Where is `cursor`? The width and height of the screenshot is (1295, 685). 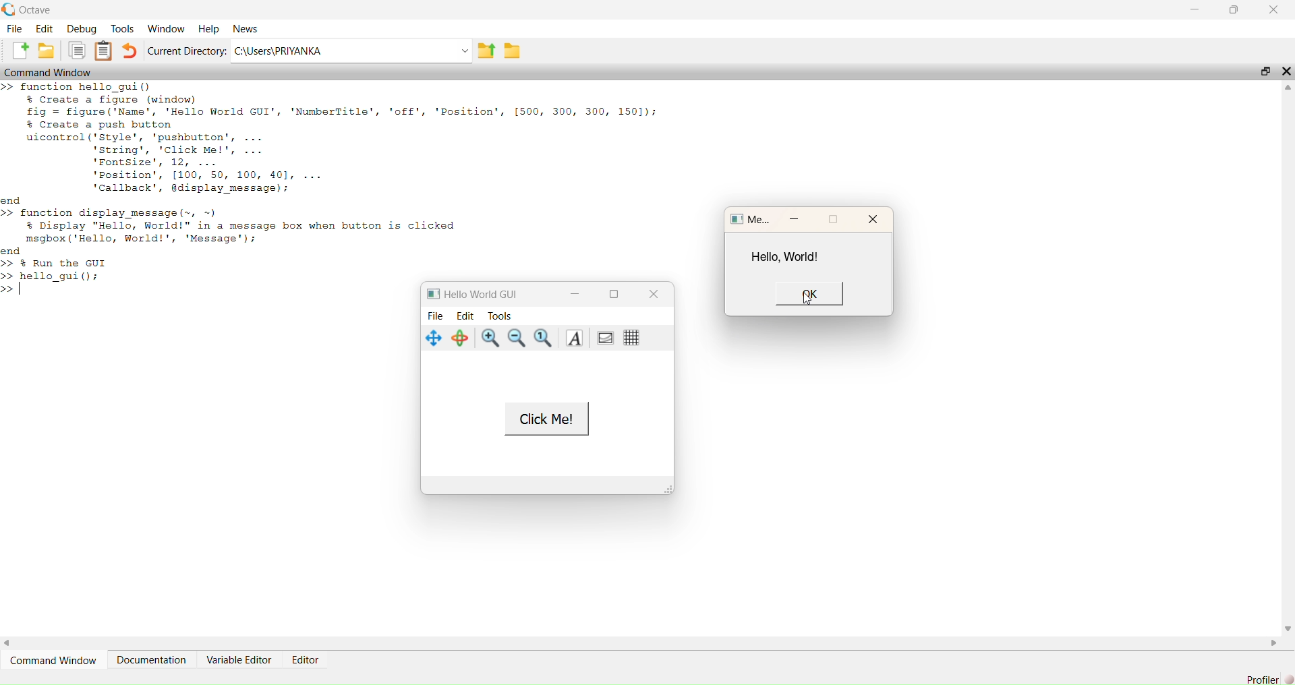
cursor is located at coordinates (805, 297).